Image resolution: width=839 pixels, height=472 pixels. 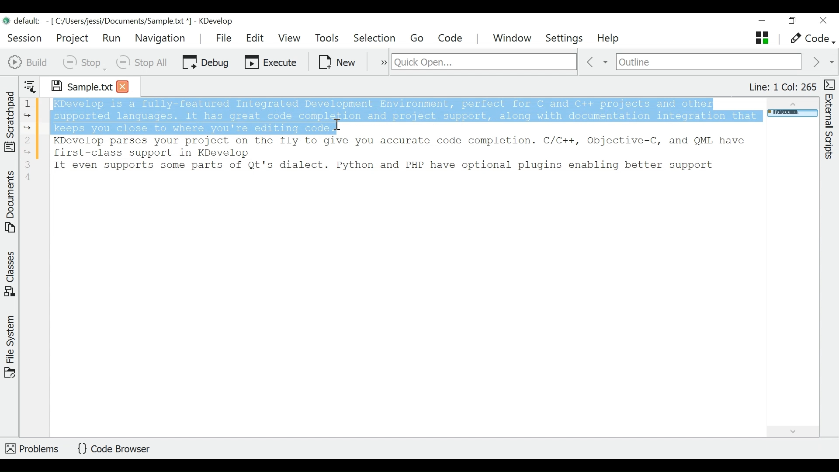 I want to click on Debug, so click(x=205, y=61).